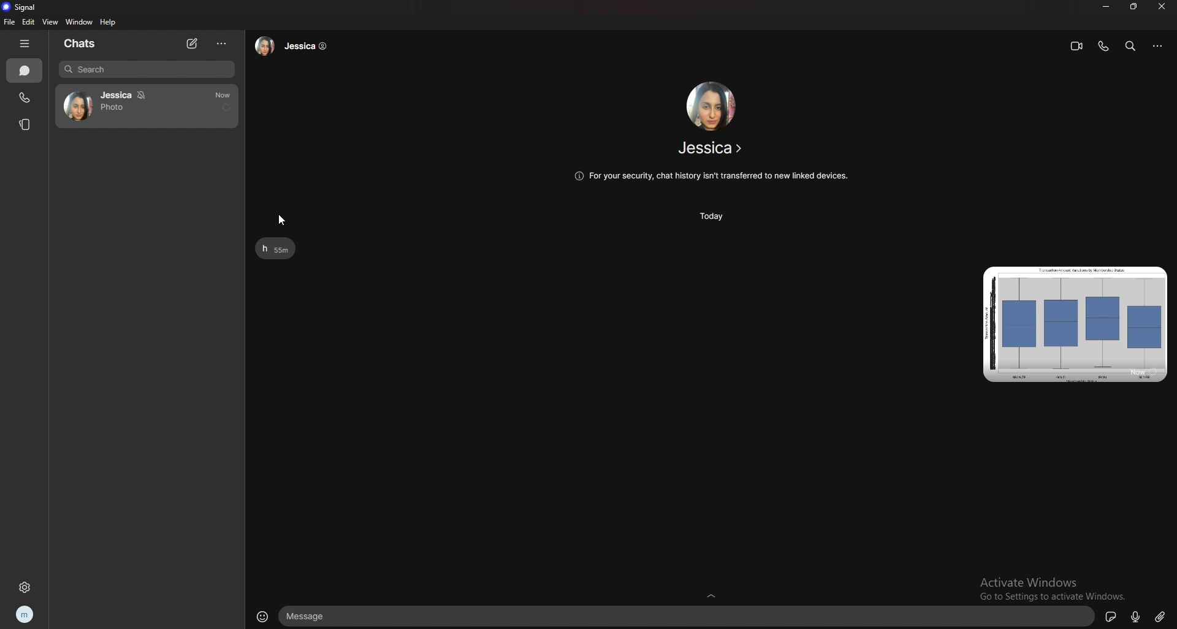  I want to click on chats, so click(85, 44).